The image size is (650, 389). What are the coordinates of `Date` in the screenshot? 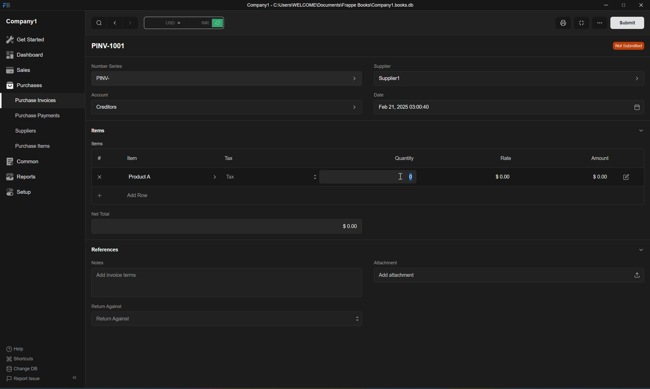 It's located at (377, 95).